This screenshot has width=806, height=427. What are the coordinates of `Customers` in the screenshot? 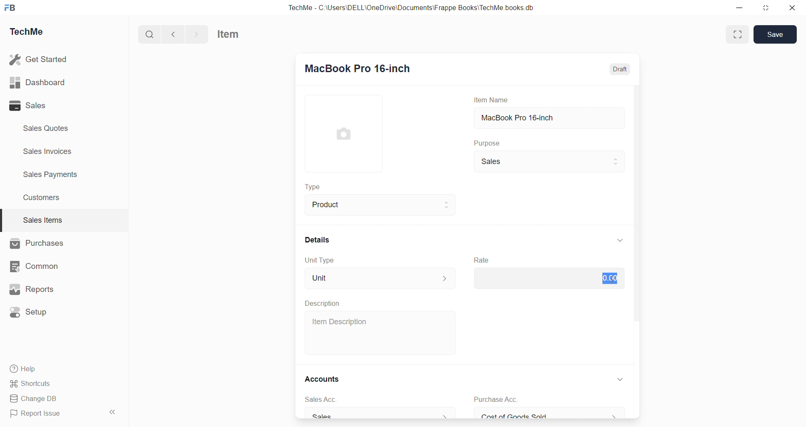 It's located at (42, 198).